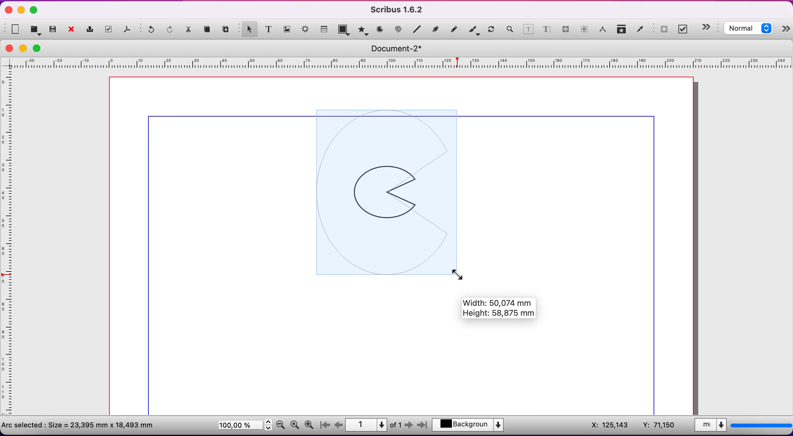 This screenshot has width=793, height=436. I want to click on maximize, so click(41, 48).